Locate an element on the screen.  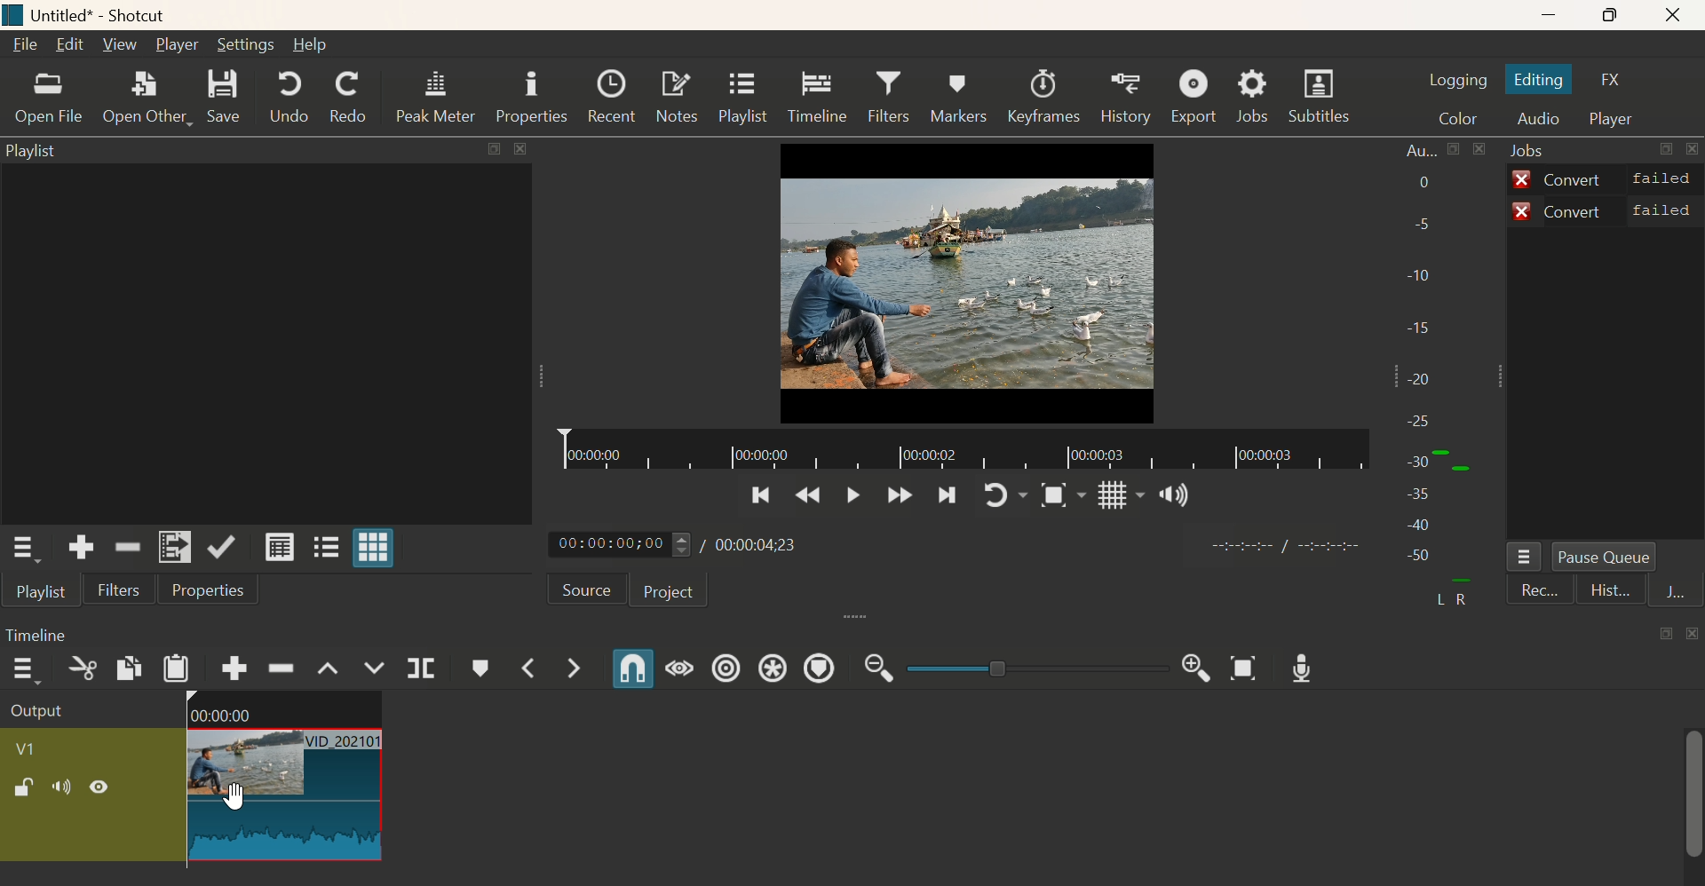
Properties is located at coordinates (530, 98).